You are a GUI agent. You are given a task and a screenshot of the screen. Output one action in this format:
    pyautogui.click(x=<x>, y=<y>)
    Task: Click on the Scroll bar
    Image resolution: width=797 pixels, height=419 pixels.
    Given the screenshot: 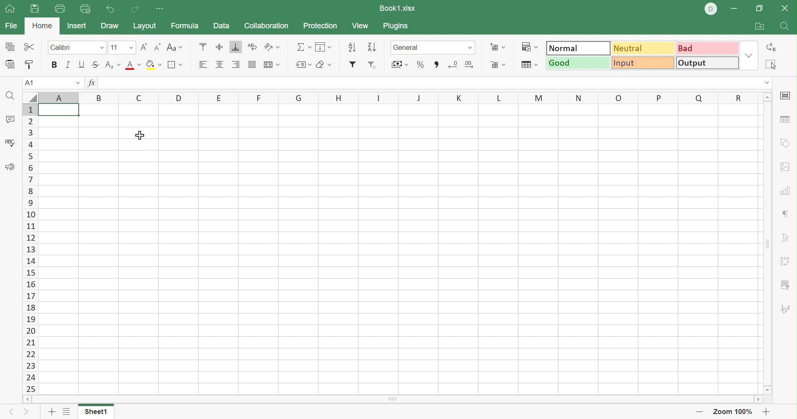 What is the action you would take?
    pyautogui.click(x=392, y=399)
    